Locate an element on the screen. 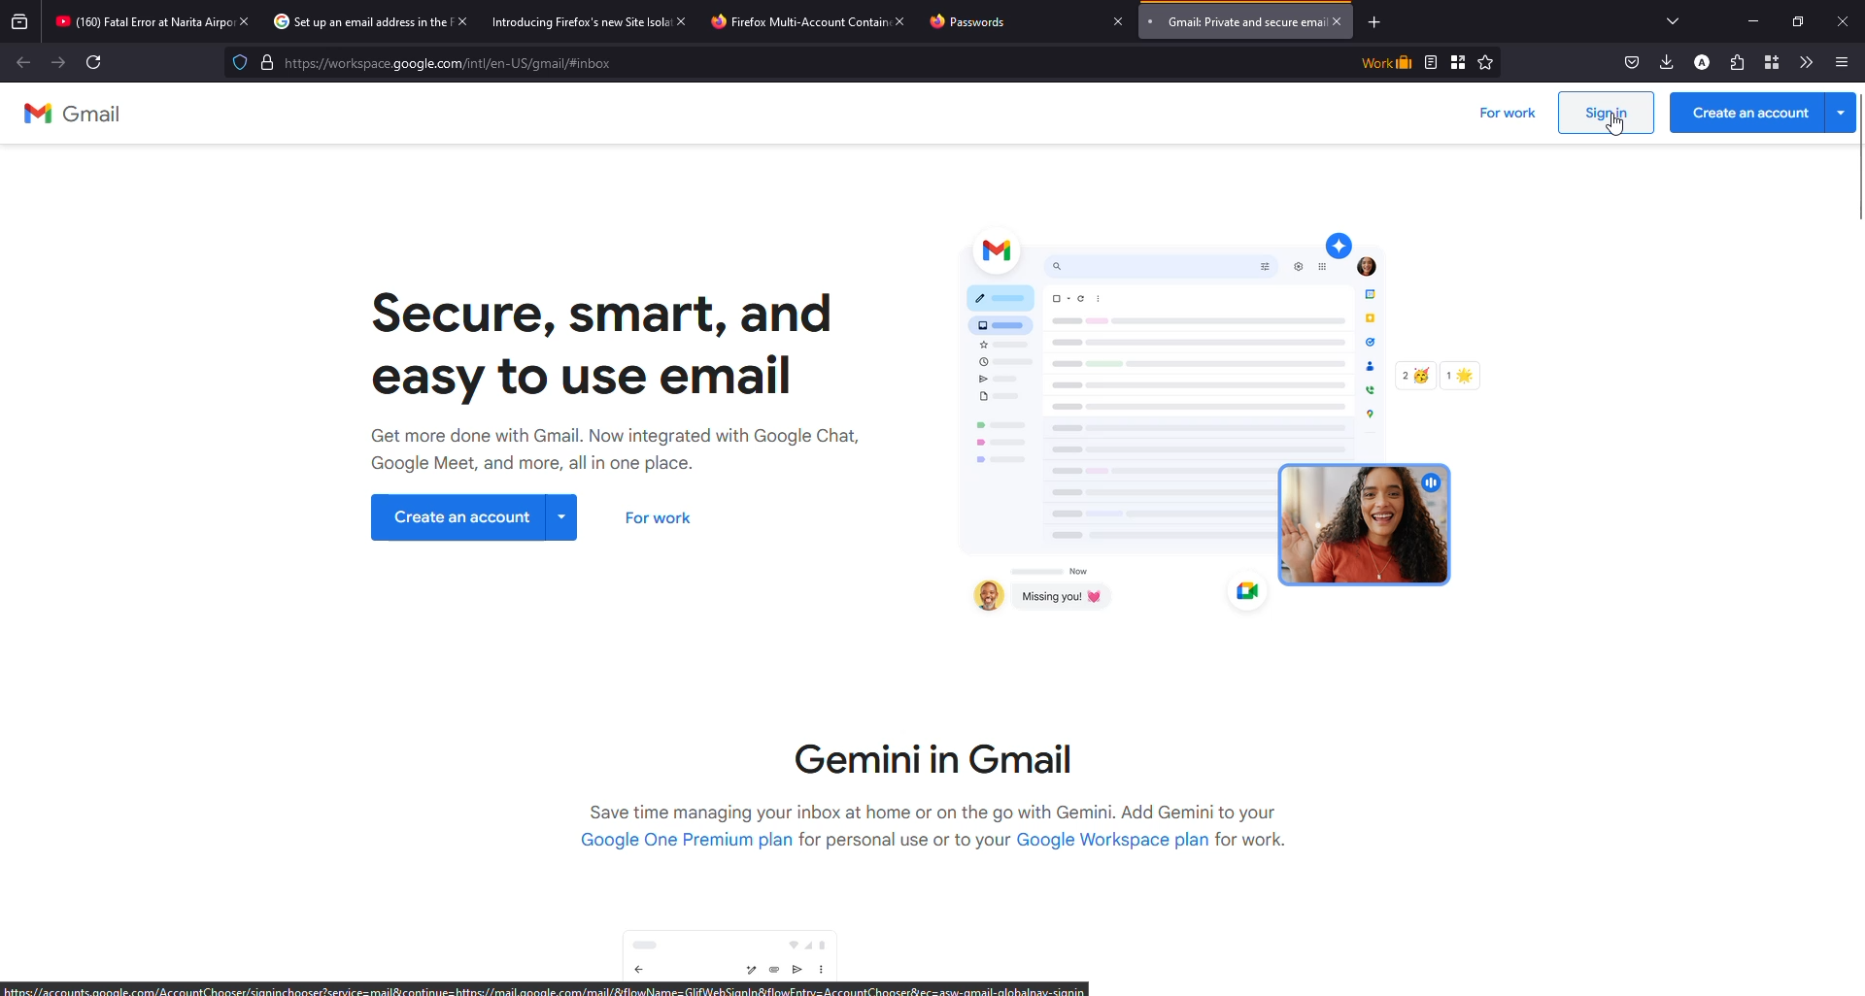 Image resolution: width=1865 pixels, height=996 pixels. close is located at coordinates (1114, 20).